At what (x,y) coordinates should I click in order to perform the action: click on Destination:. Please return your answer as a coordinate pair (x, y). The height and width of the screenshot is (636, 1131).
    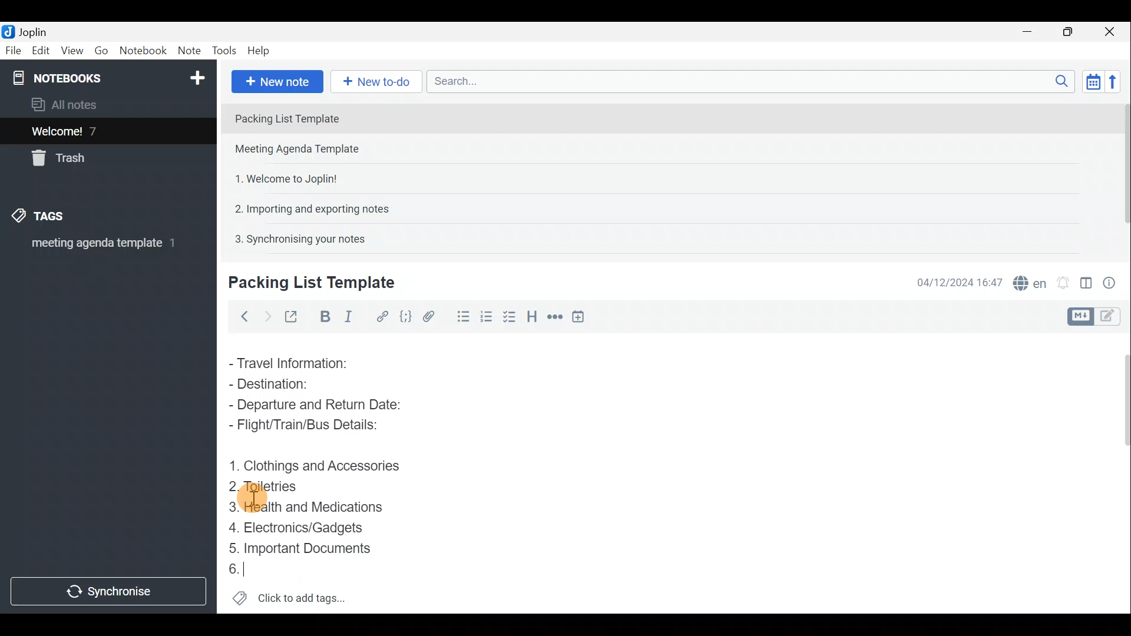
    Looking at the image, I should click on (293, 384).